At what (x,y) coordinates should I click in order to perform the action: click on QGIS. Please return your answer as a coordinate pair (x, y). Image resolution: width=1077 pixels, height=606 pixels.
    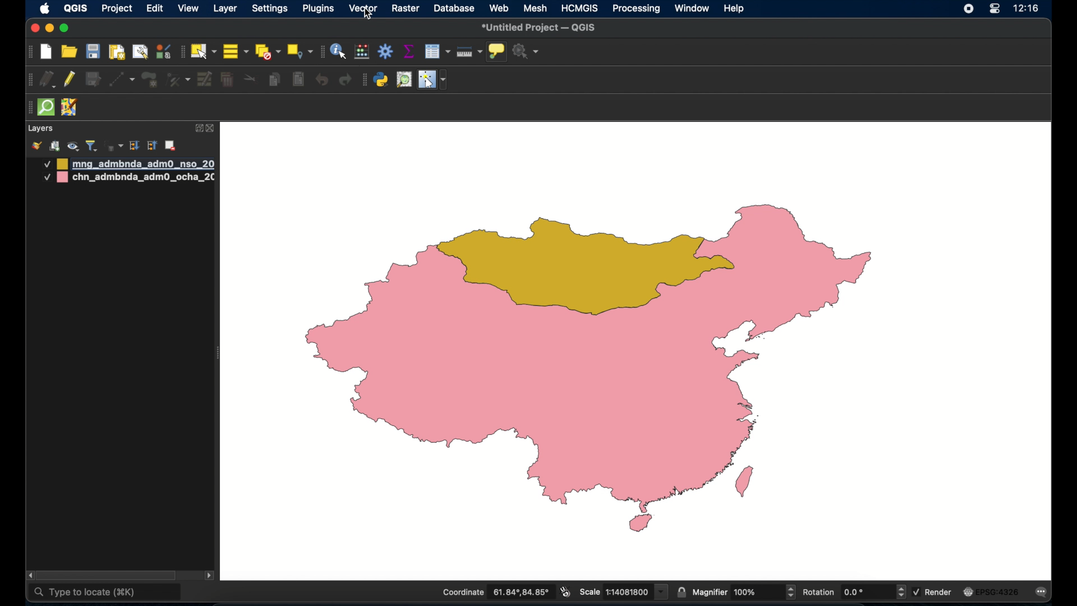
    Looking at the image, I should click on (75, 8).